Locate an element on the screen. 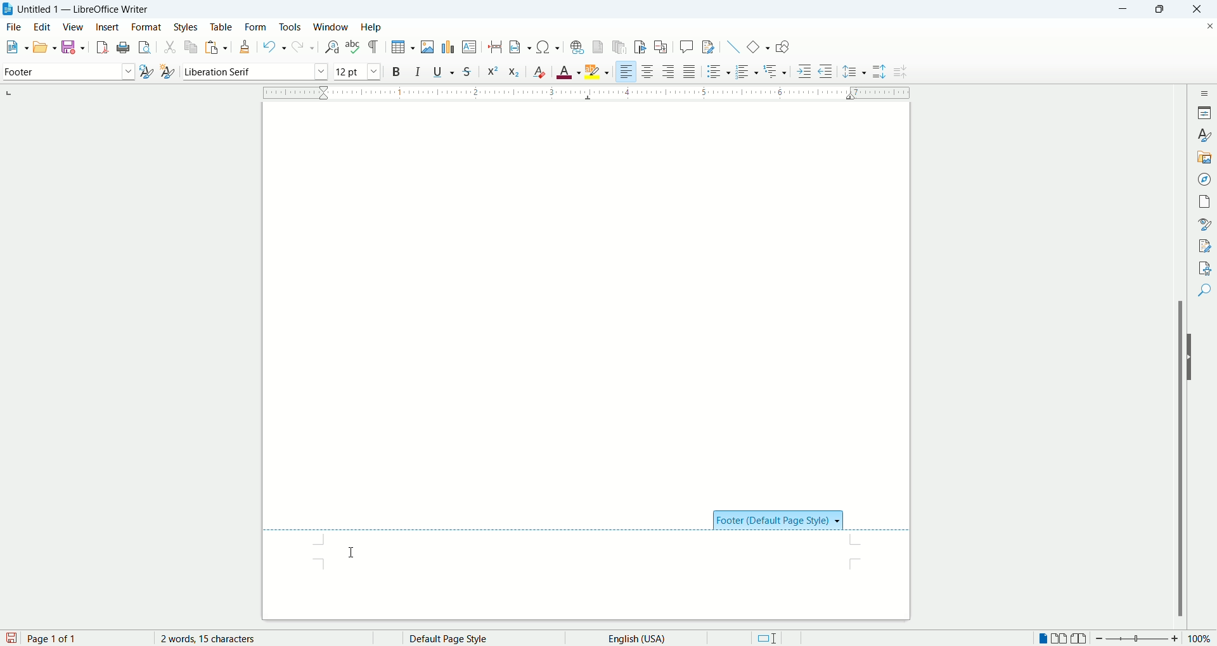  footer section is located at coordinates (581, 559).